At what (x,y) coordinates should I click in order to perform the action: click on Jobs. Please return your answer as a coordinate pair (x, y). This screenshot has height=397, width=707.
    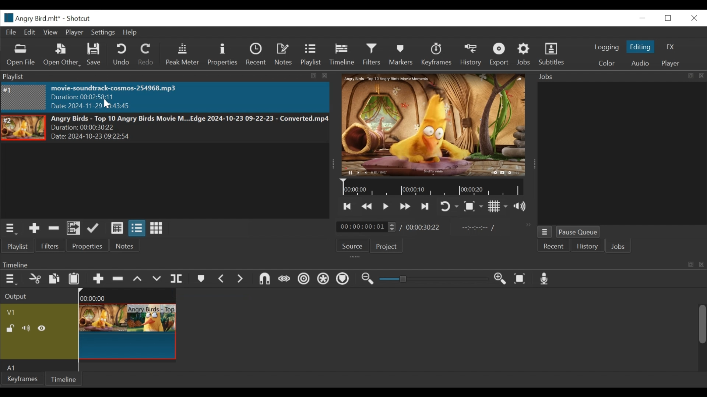
    Looking at the image, I should click on (619, 246).